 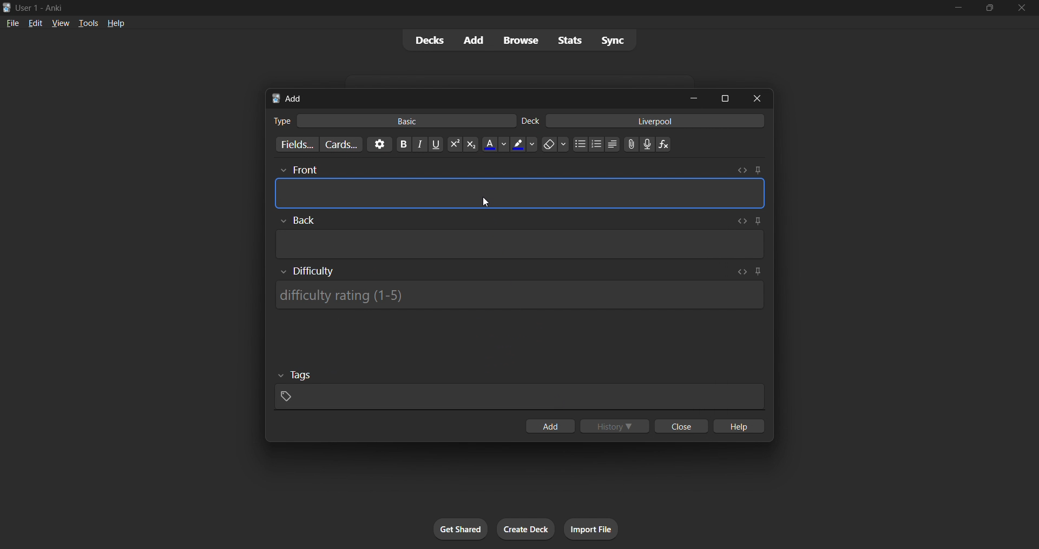 I want to click on Toggle HTML editor, so click(x=742, y=272).